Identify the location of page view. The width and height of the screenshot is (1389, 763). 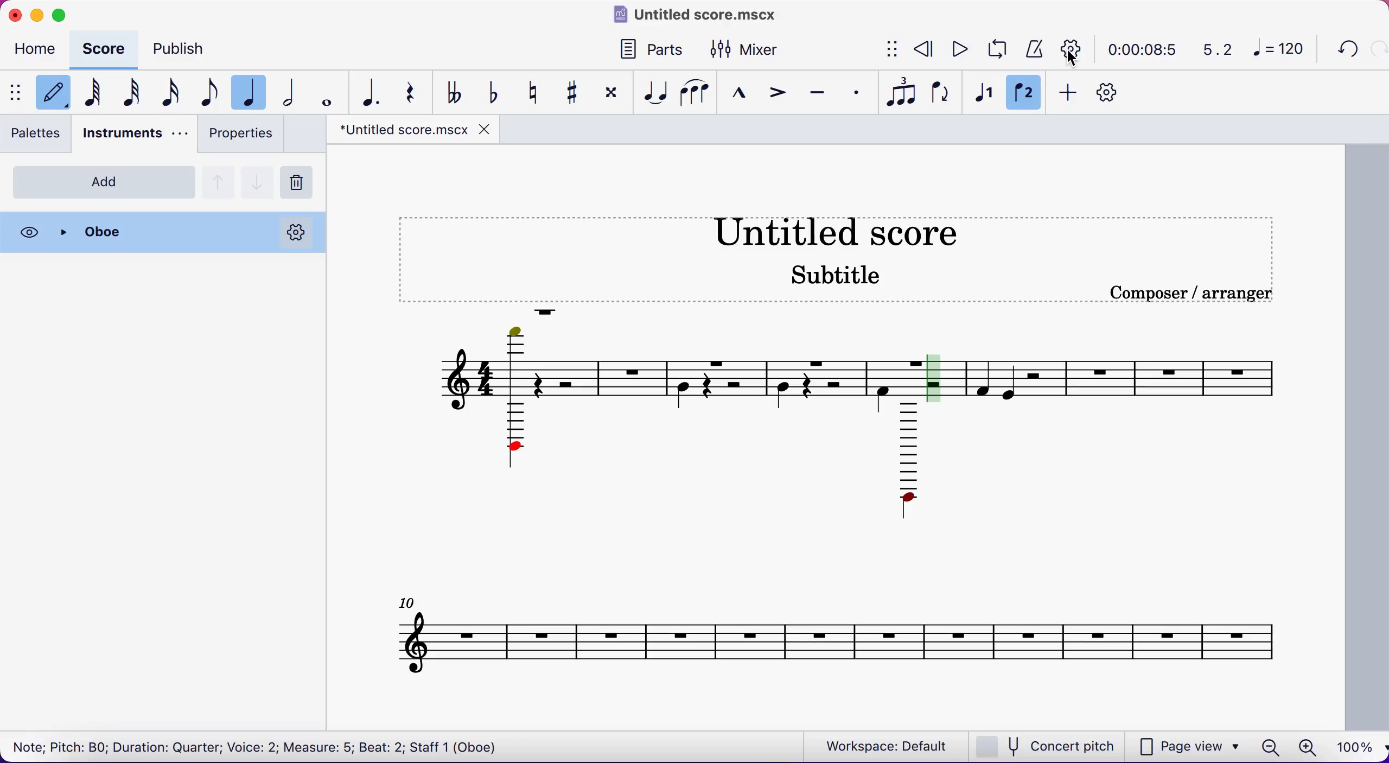
(1189, 746).